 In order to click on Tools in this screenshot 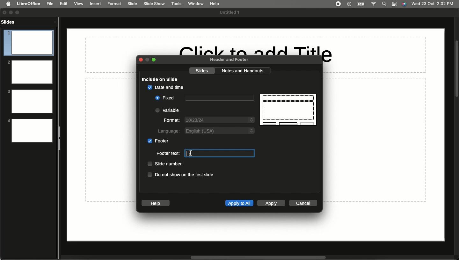, I will do `click(176, 4)`.